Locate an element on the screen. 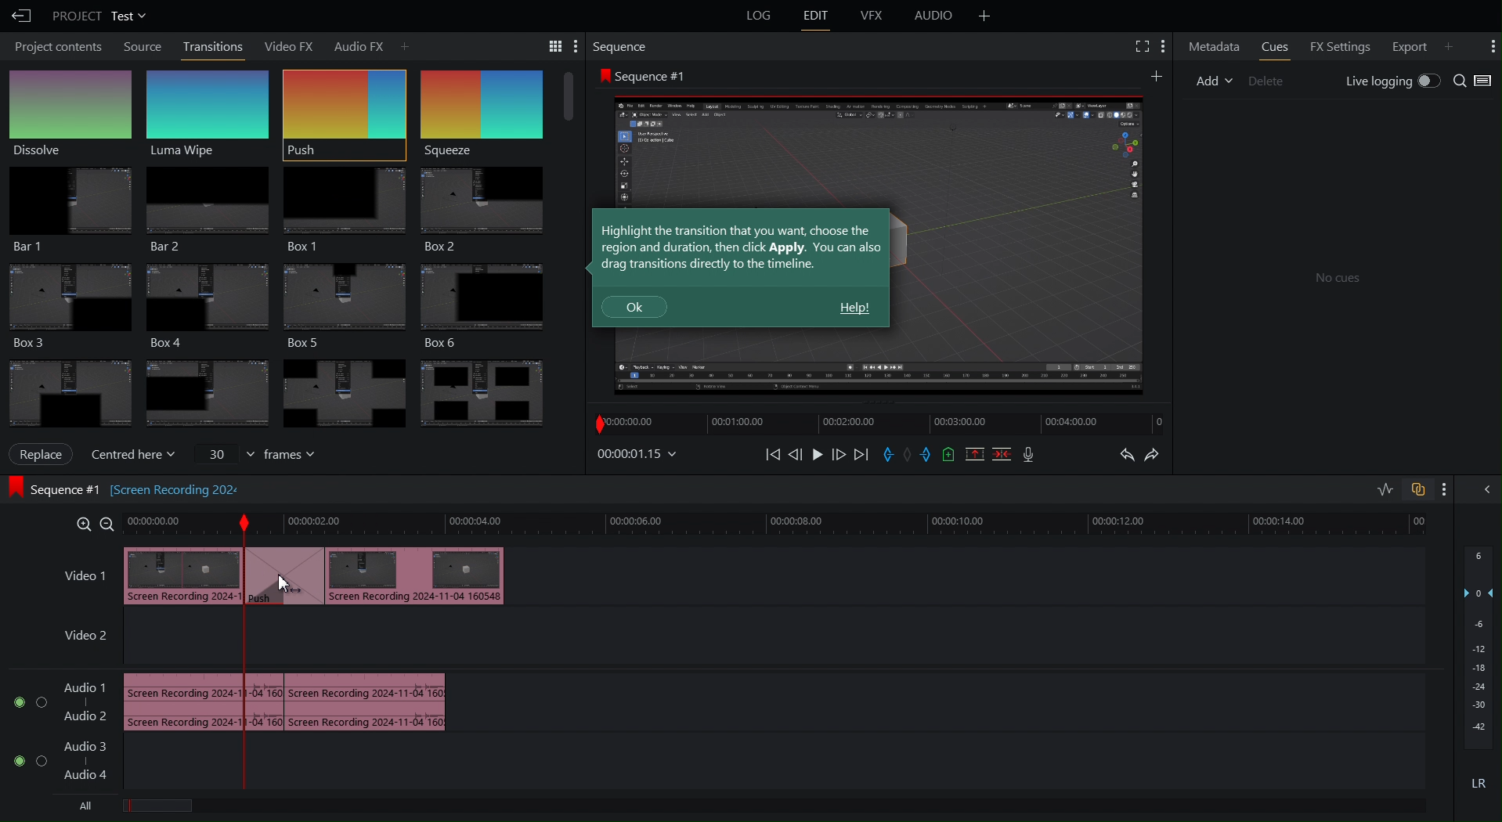 The image size is (1502, 822). audio track 4 is located at coordinates (93, 777).